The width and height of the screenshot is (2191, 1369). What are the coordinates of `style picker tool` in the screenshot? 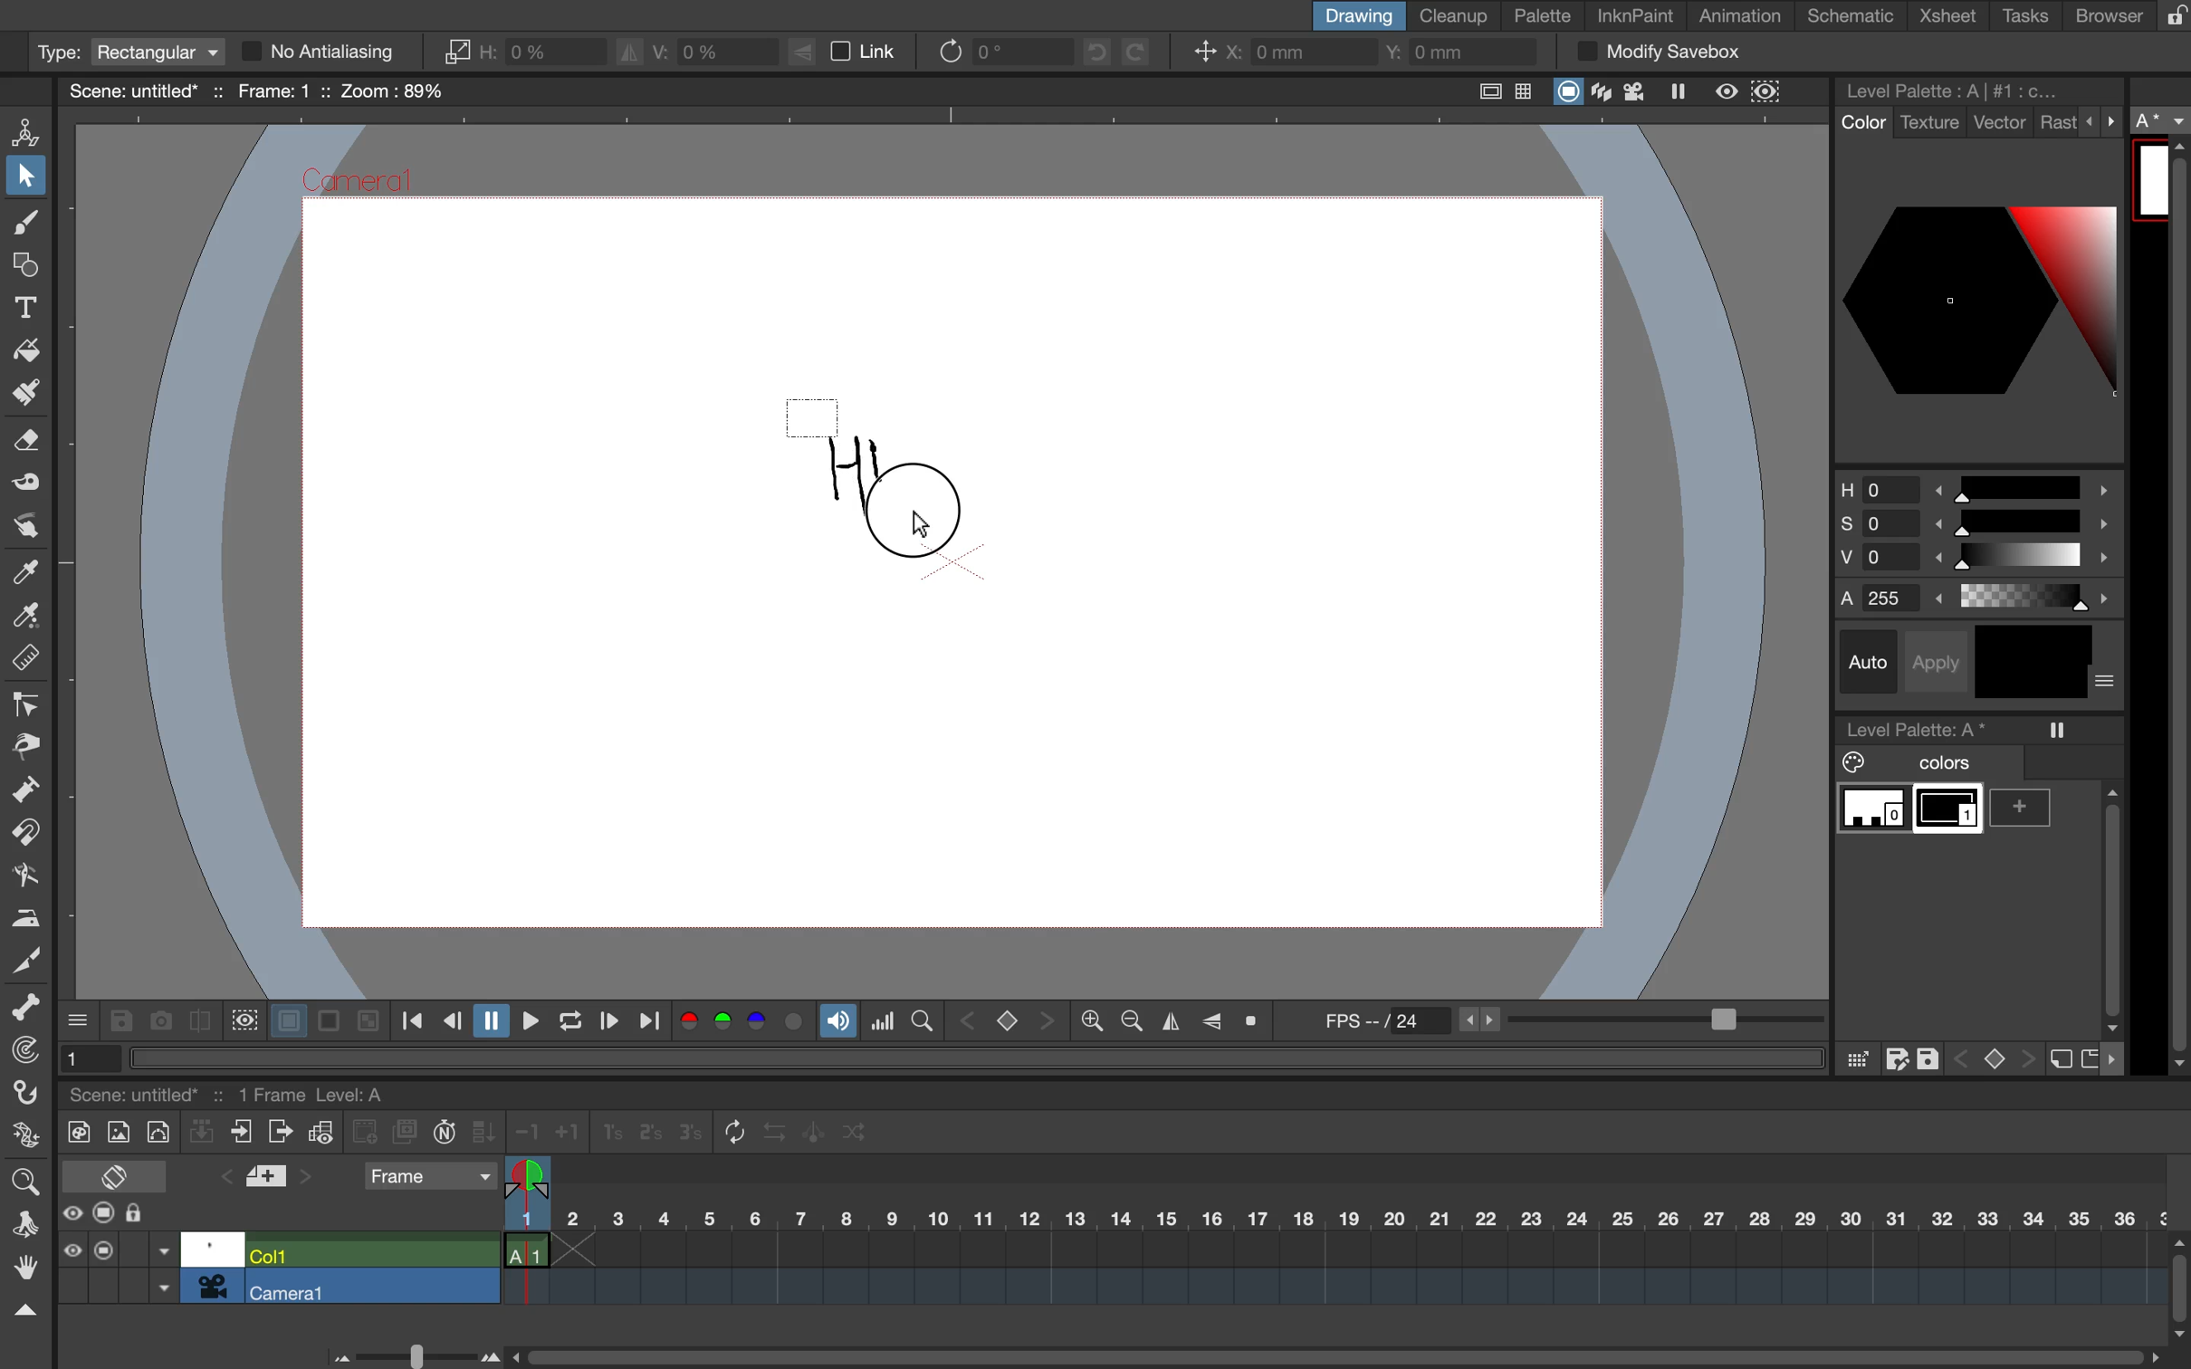 It's located at (26, 572).